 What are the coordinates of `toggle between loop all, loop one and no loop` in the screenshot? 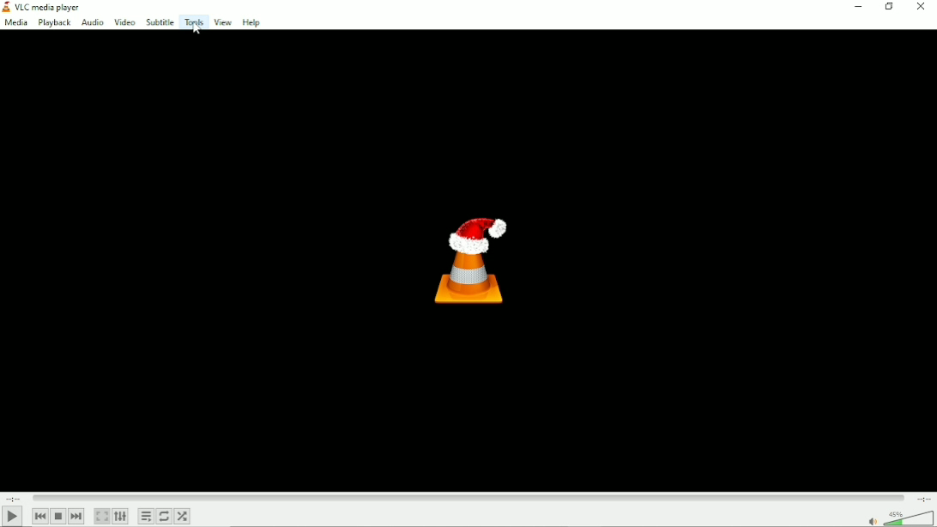 It's located at (166, 516).